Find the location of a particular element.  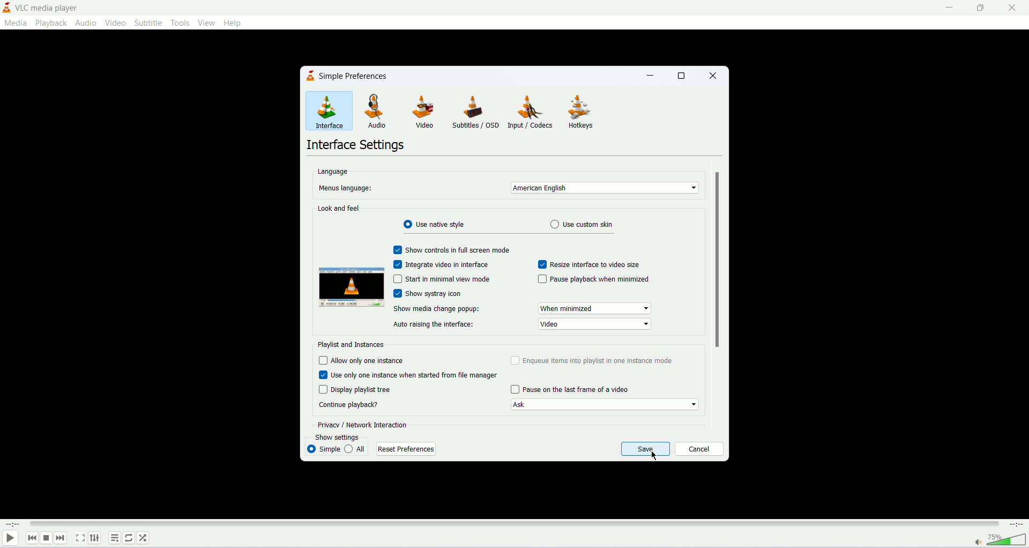

fullscreen is located at coordinates (79, 538).